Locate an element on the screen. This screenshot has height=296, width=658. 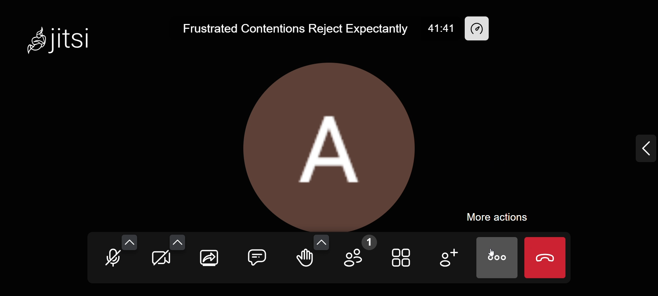
start your camera is located at coordinates (160, 260).